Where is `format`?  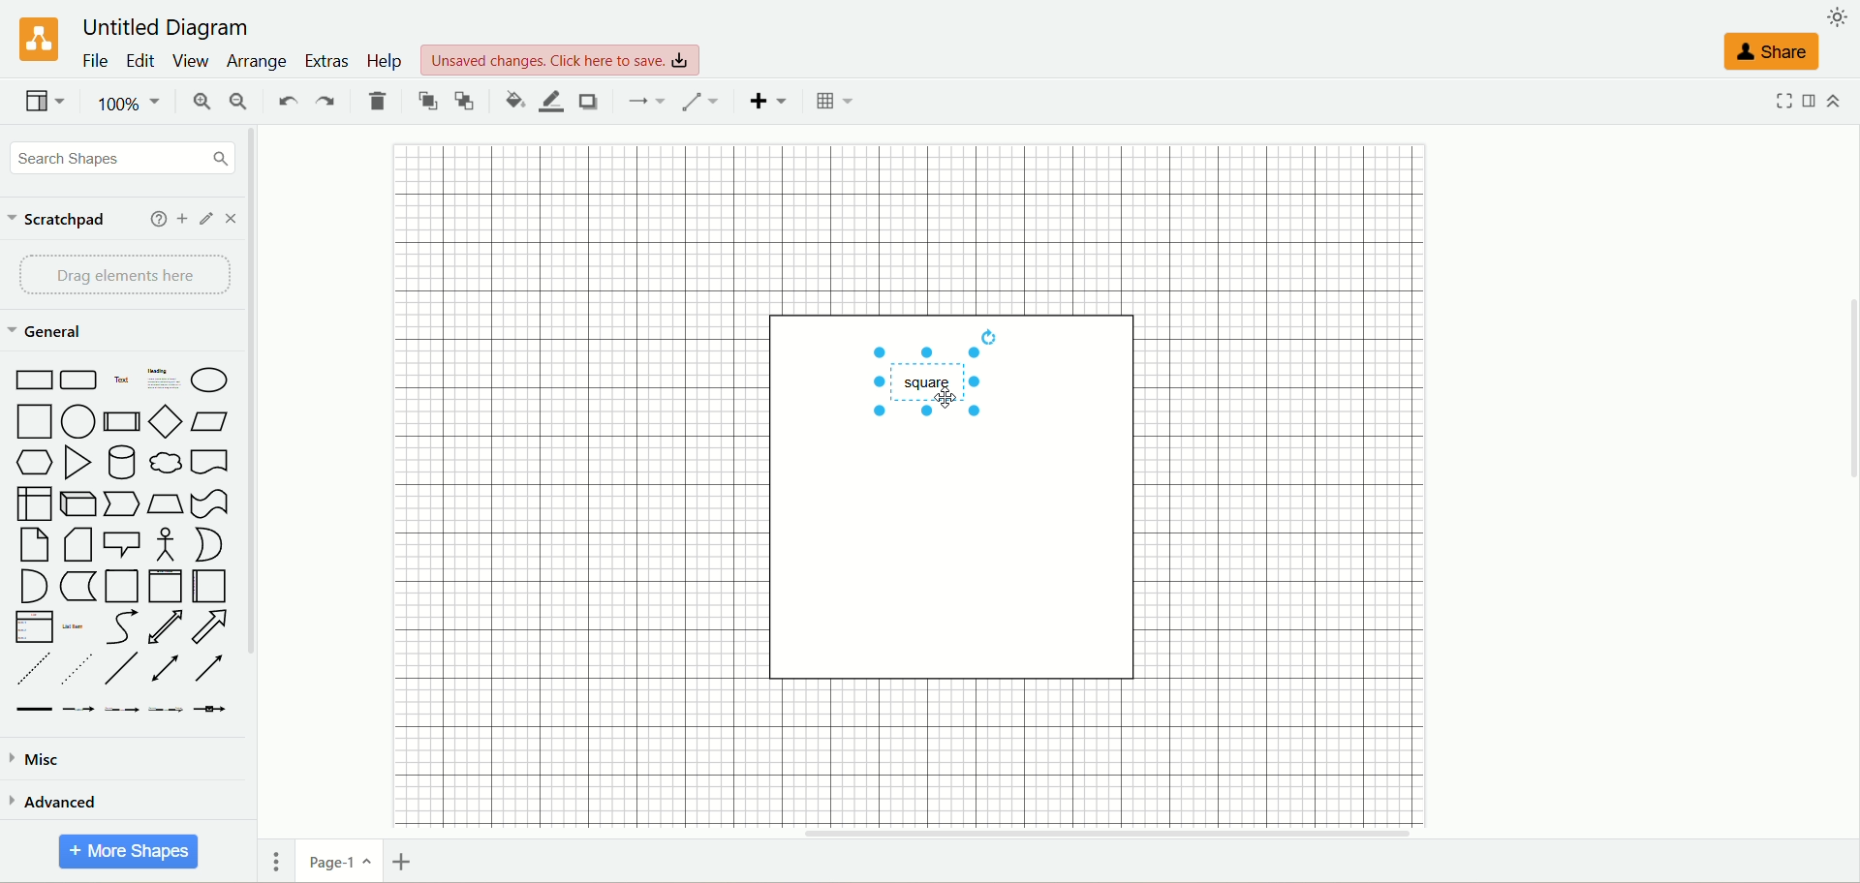 format is located at coordinates (1807, 100).